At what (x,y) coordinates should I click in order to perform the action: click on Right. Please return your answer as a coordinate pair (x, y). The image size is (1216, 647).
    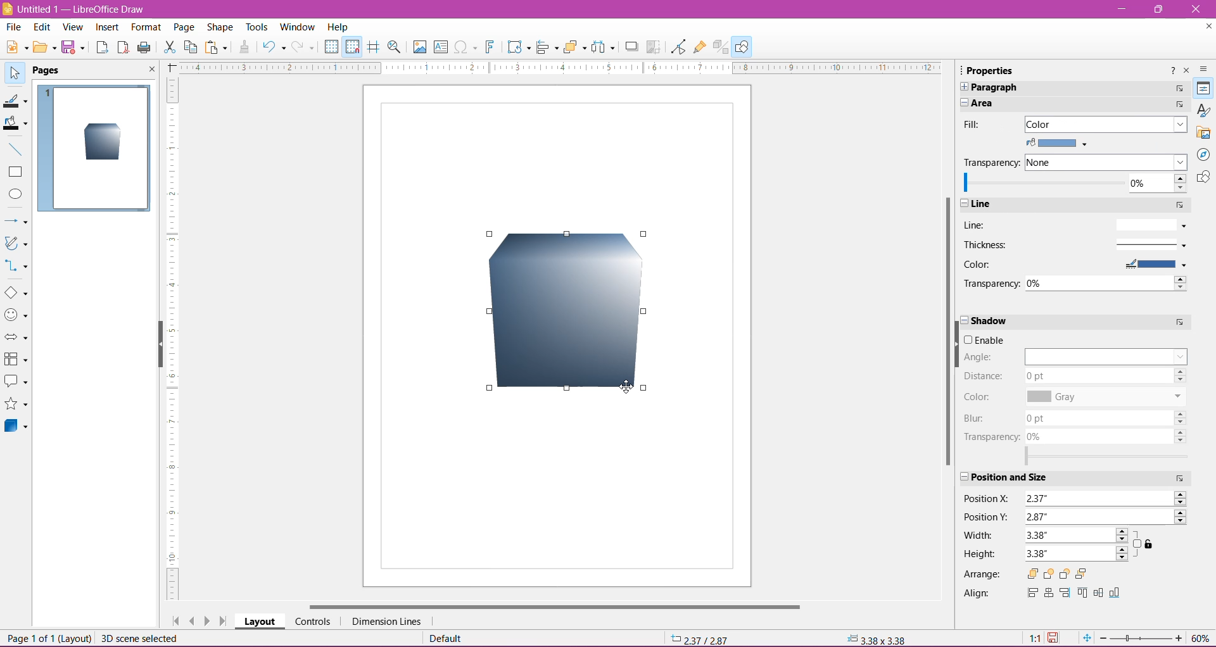
    Looking at the image, I should click on (1065, 594).